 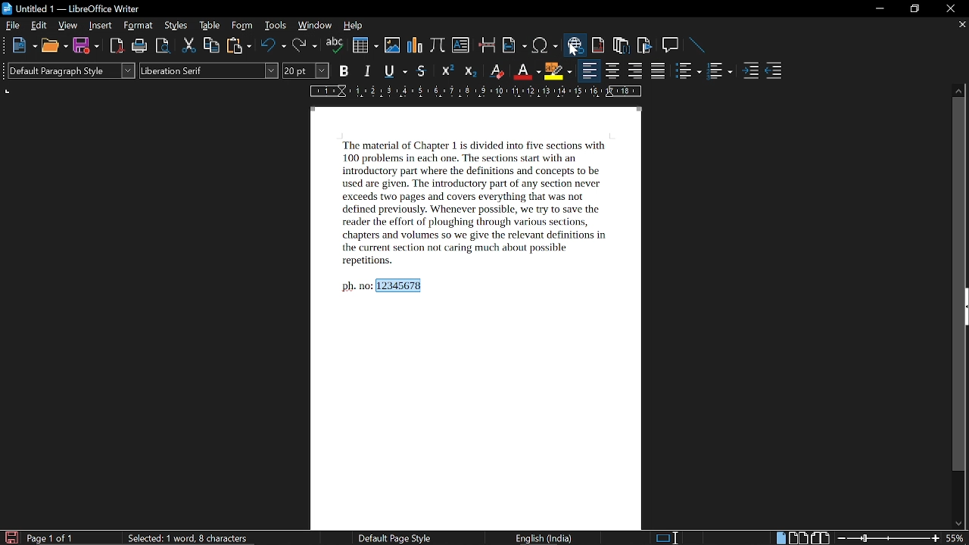 What do you see at coordinates (513, 45) in the screenshot?
I see `insert field` at bounding box center [513, 45].